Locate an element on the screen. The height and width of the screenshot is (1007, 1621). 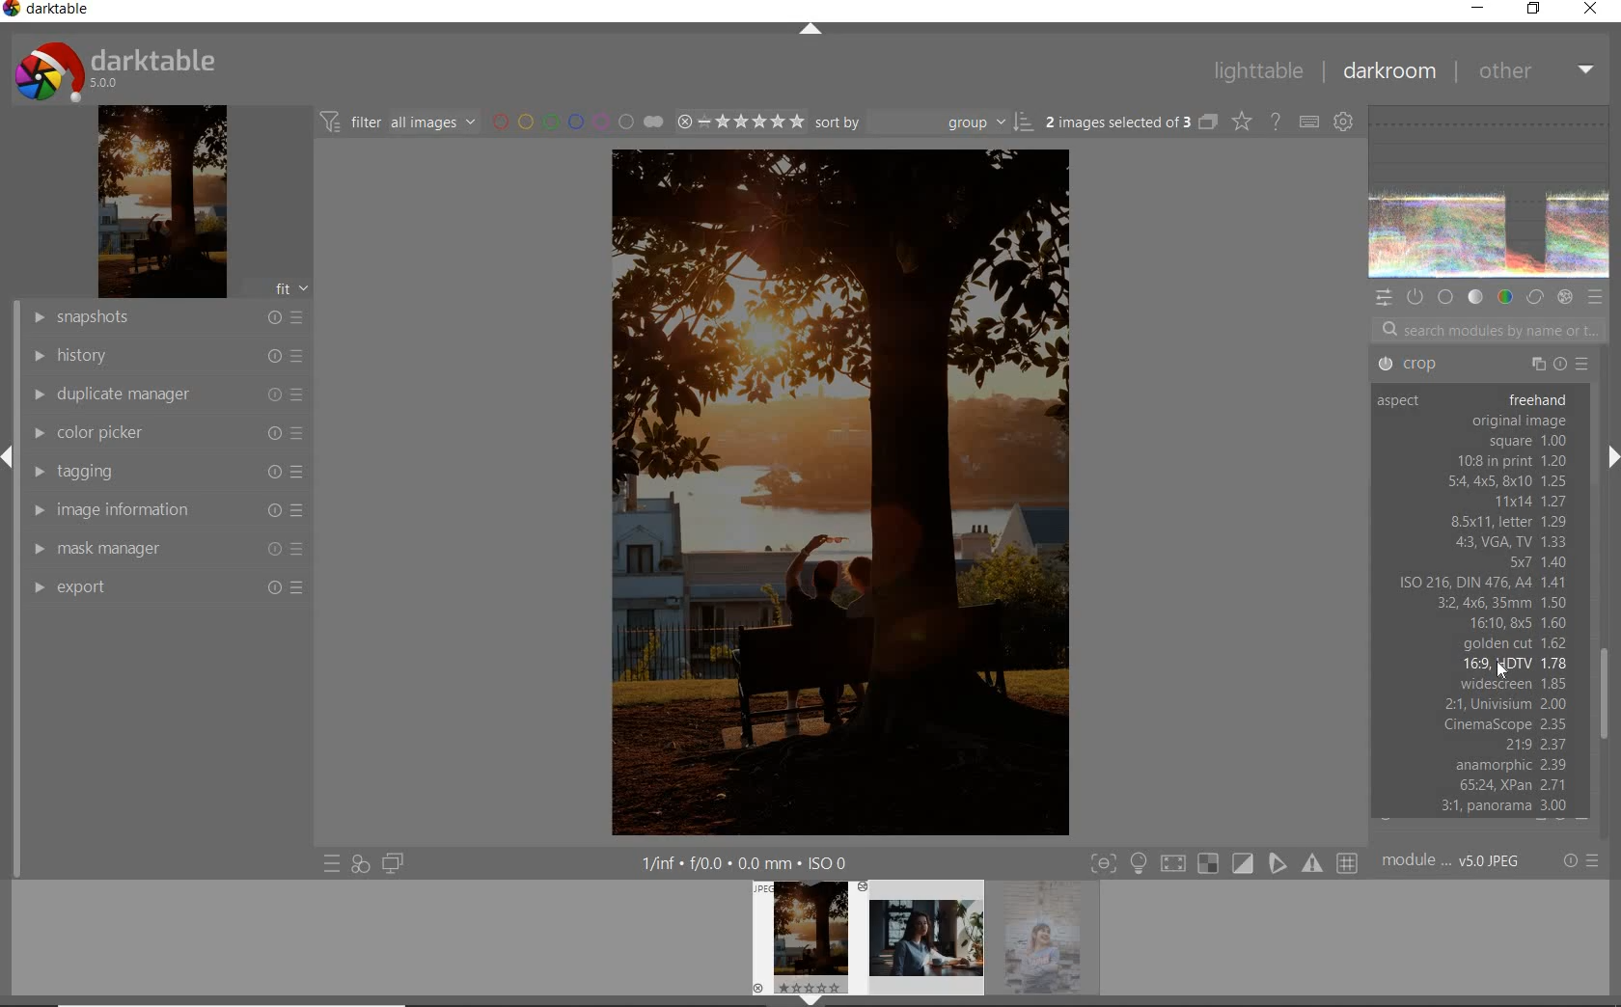
CROP is located at coordinates (1484, 364).